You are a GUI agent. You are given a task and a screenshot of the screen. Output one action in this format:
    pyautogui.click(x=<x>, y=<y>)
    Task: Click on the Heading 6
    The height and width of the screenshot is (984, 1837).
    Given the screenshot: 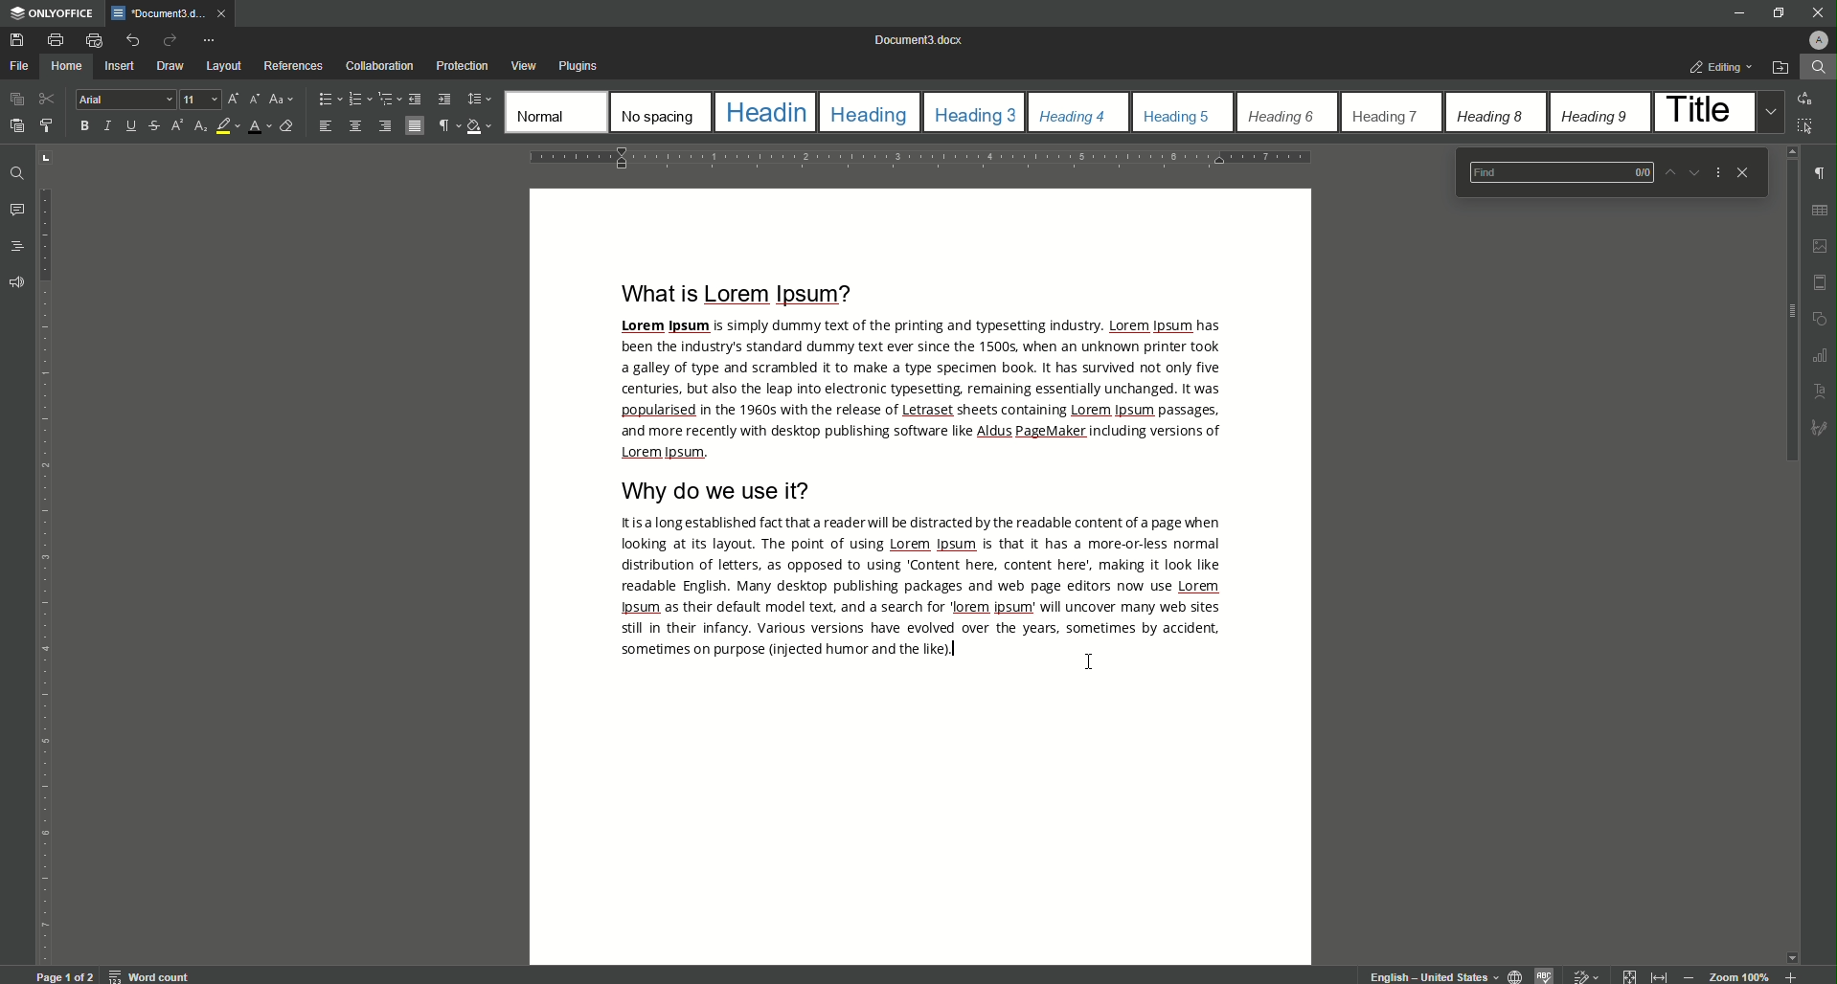 What is the action you would take?
    pyautogui.click(x=1281, y=116)
    